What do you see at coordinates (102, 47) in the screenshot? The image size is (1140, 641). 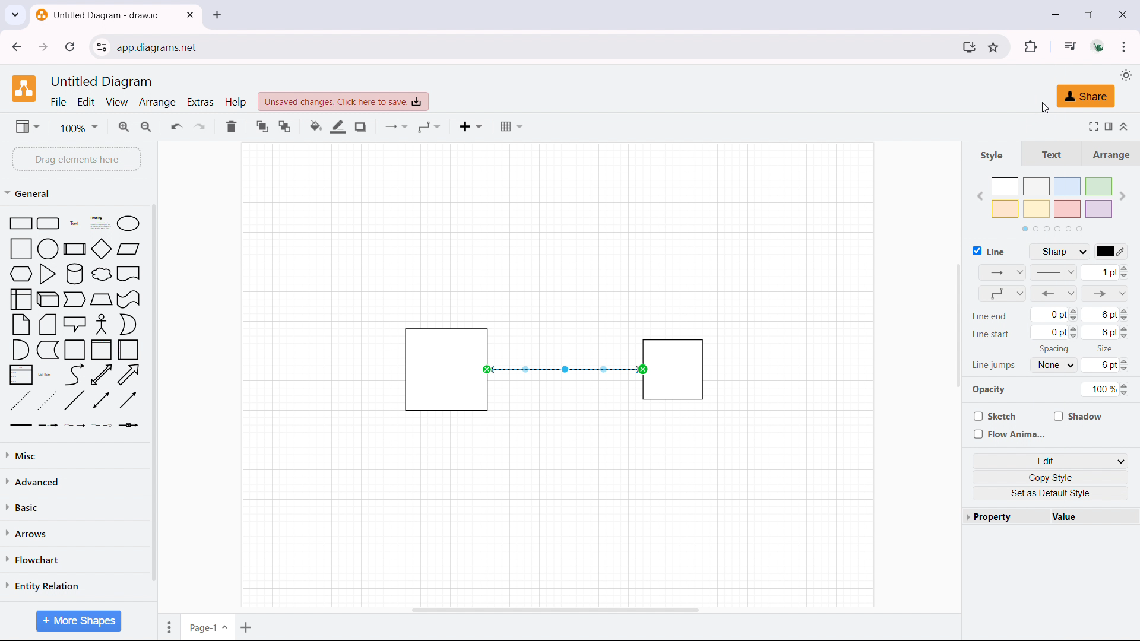 I see `view site information` at bounding box center [102, 47].